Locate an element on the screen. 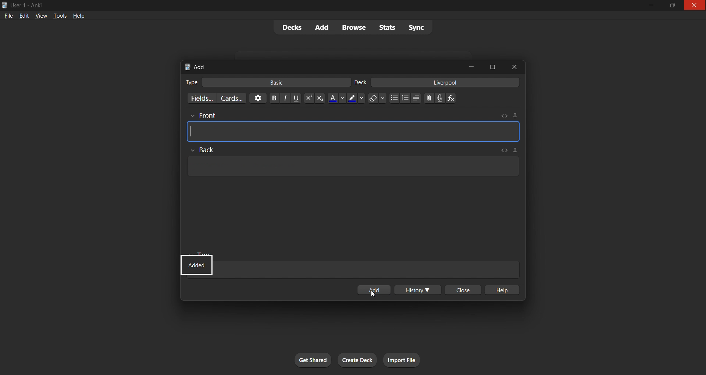 The width and height of the screenshot is (706, 375). typing cursor is located at coordinates (192, 131).